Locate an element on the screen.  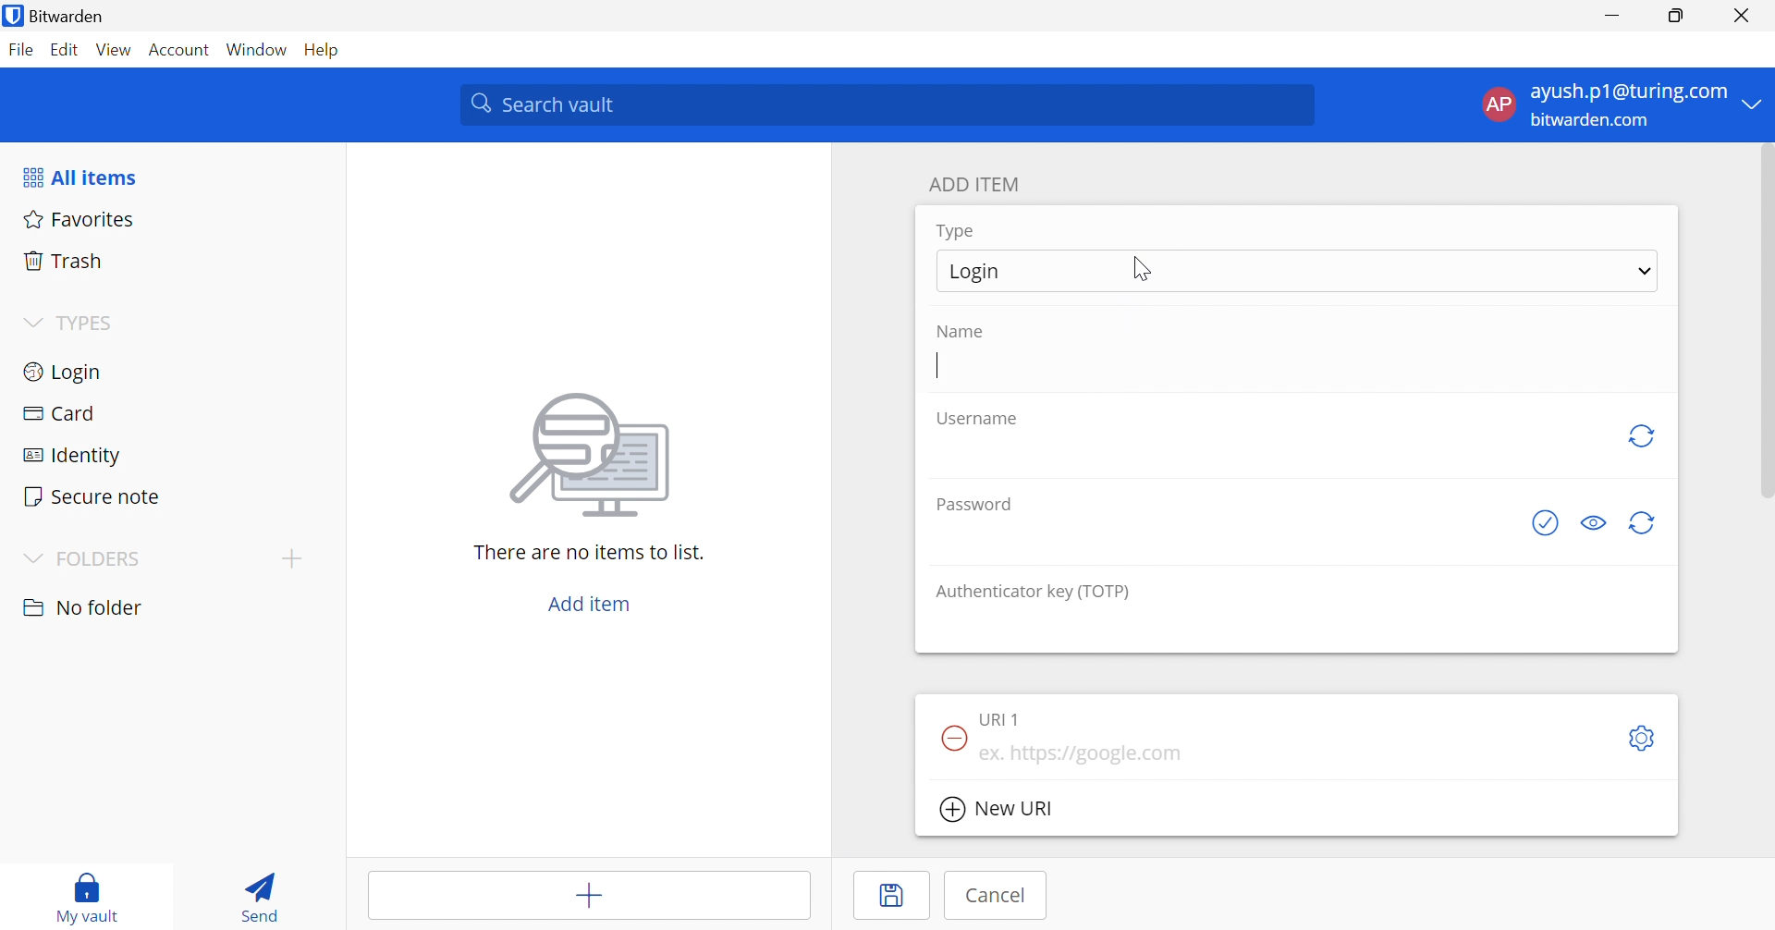
Minimize is located at coordinates (1613, 14).